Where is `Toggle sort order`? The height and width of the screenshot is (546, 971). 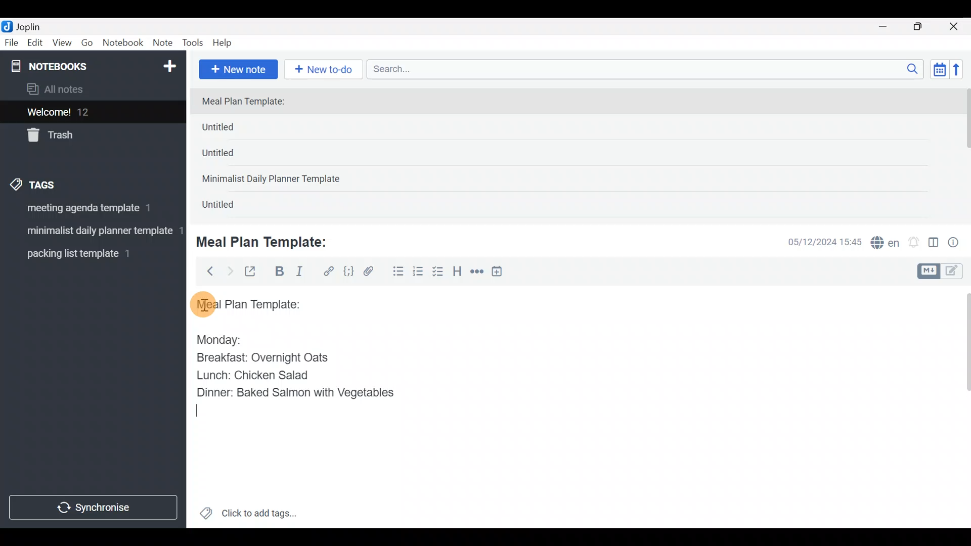
Toggle sort order is located at coordinates (939, 70).